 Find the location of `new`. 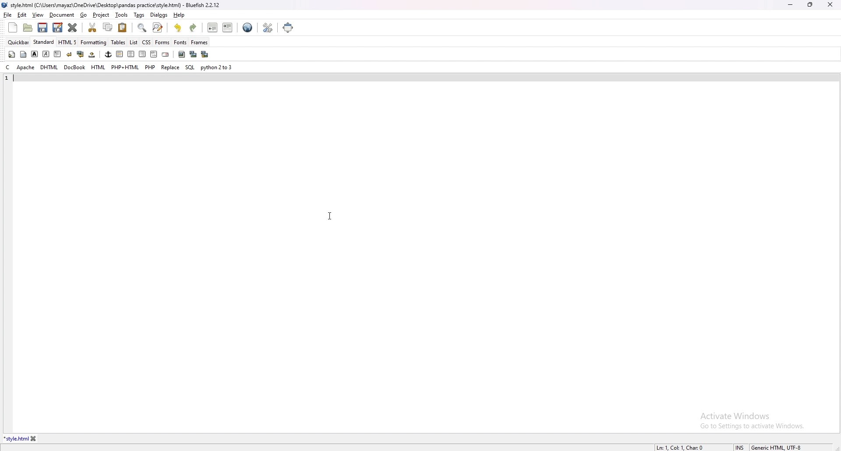

new is located at coordinates (13, 28).